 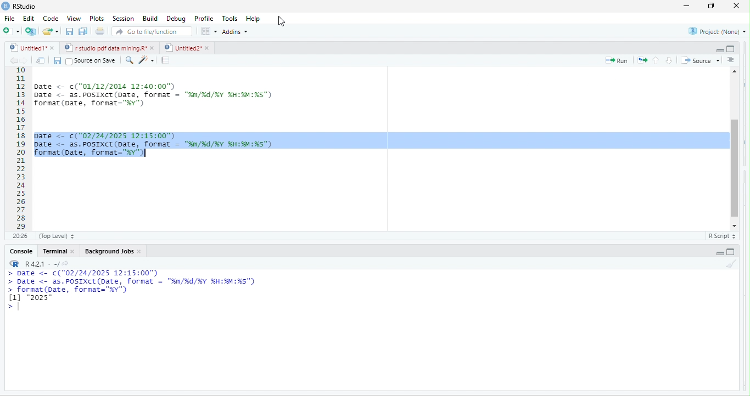 What do you see at coordinates (141, 253) in the screenshot?
I see `close` at bounding box center [141, 253].